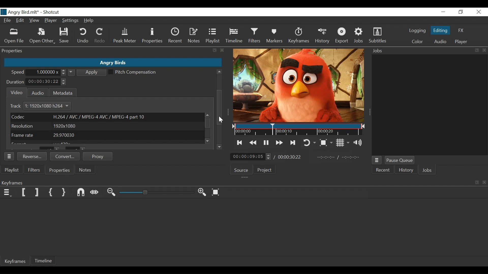  What do you see at coordinates (47, 82) in the screenshot?
I see `Duration Field` at bounding box center [47, 82].